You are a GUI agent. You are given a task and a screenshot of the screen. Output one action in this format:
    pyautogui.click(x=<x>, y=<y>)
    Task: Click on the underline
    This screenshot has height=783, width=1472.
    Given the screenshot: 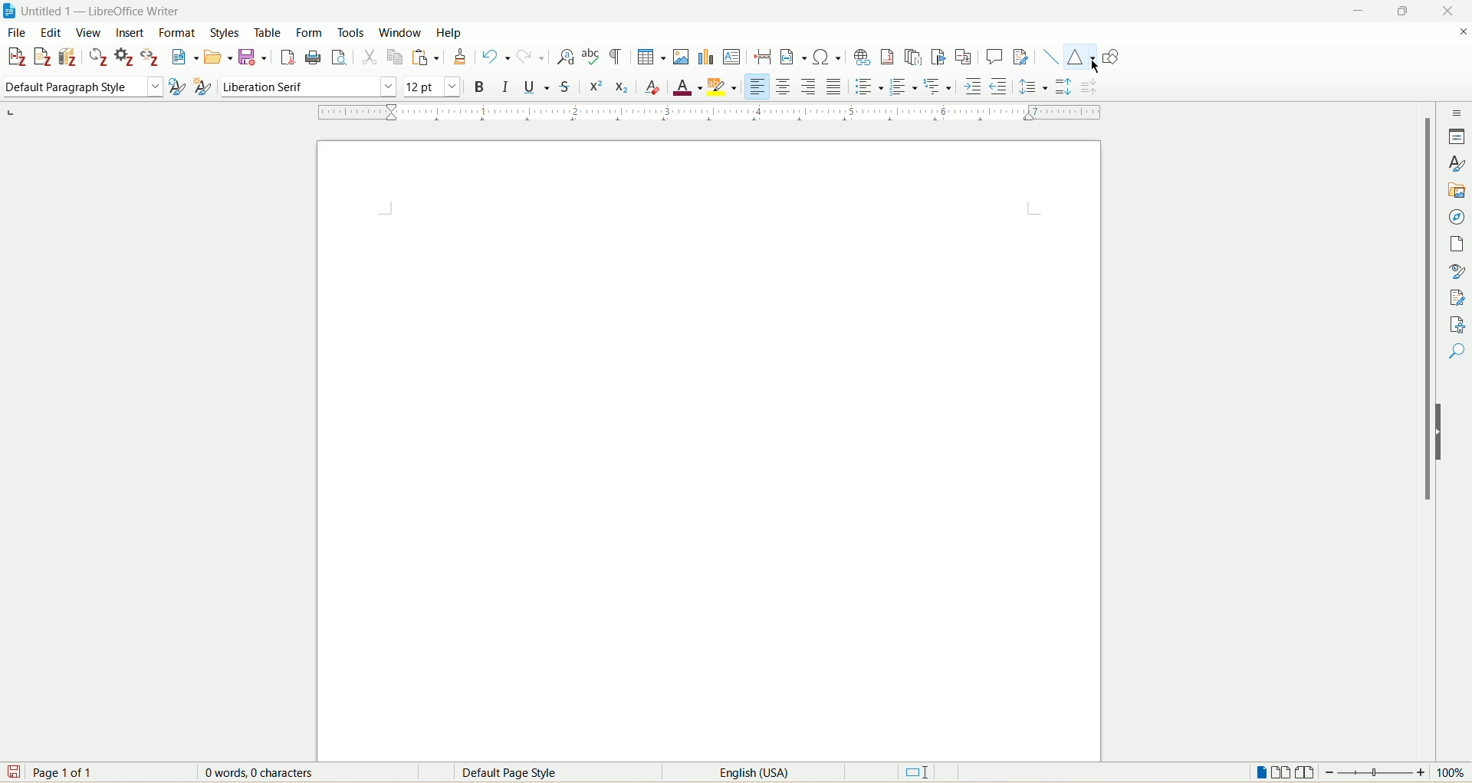 What is the action you would take?
    pyautogui.click(x=534, y=85)
    